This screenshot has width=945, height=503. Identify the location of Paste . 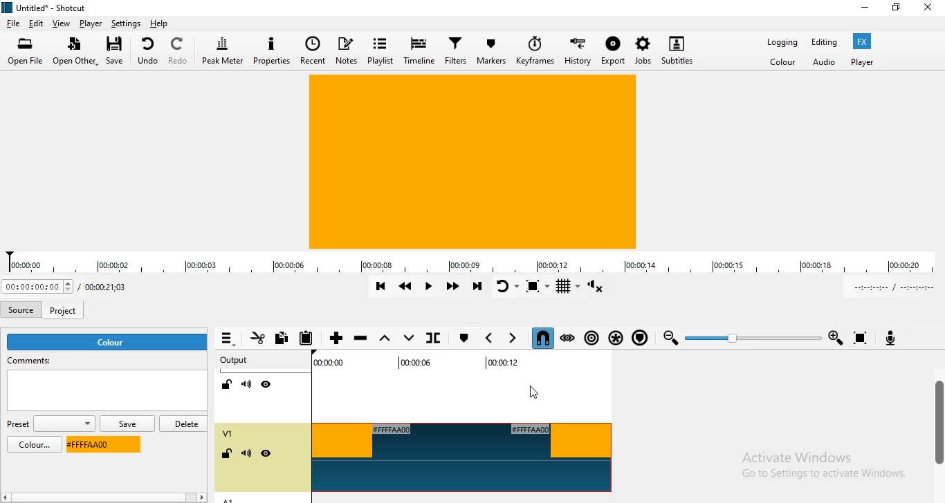
(310, 339).